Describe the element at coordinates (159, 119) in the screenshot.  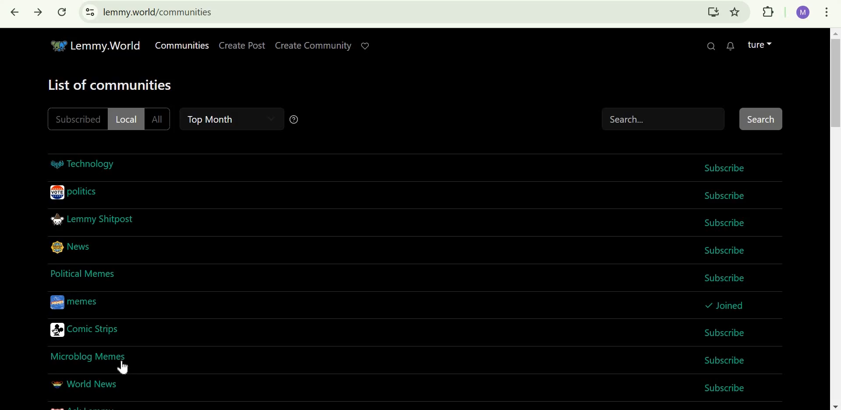
I see `All` at that location.